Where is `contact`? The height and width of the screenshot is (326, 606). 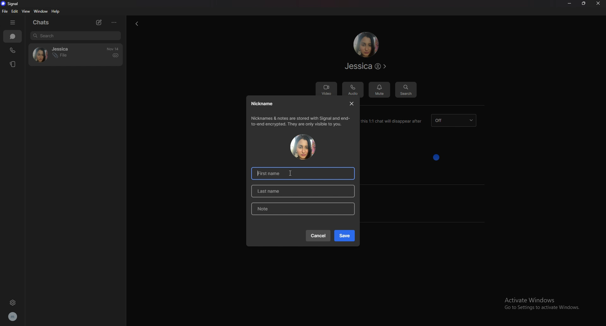 contact is located at coordinates (55, 54).